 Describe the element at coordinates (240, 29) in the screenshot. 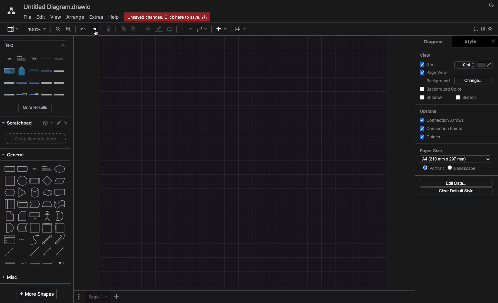

I see `Table` at that location.